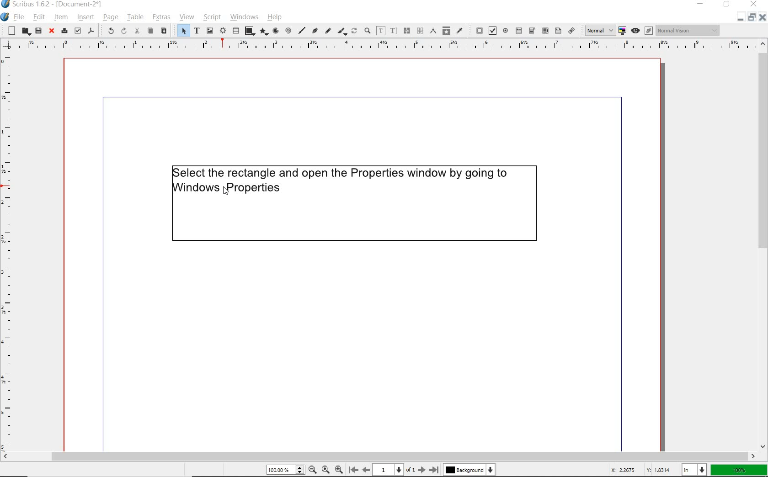  What do you see at coordinates (339, 468) in the screenshot?
I see `zoom in` at bounding box center [339, 468].